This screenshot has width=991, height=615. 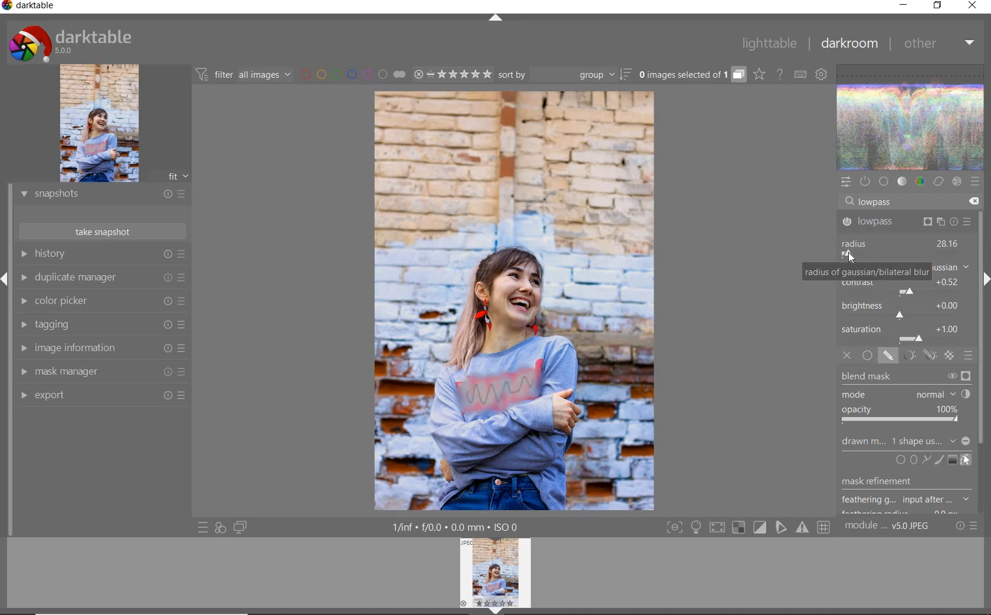 What do you see at coordinates (759, 74) in the screenshot?
I see `click to change overlays on thumbnails` at bounding box center [759, 74].